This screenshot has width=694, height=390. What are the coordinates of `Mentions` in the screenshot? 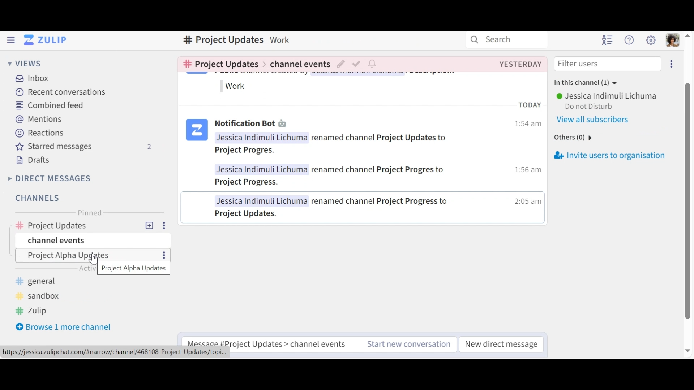 It's located at (38, 118).